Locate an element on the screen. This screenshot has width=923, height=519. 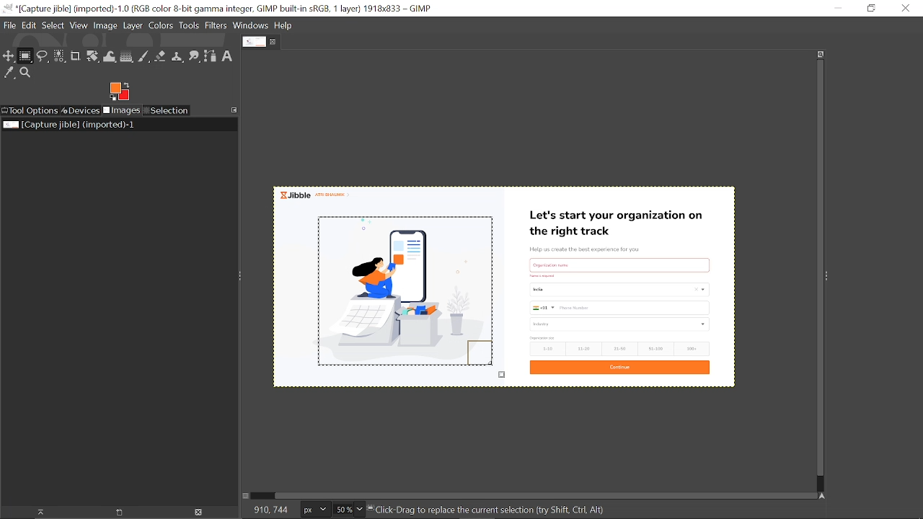
View is located at coordinates (79, 25).